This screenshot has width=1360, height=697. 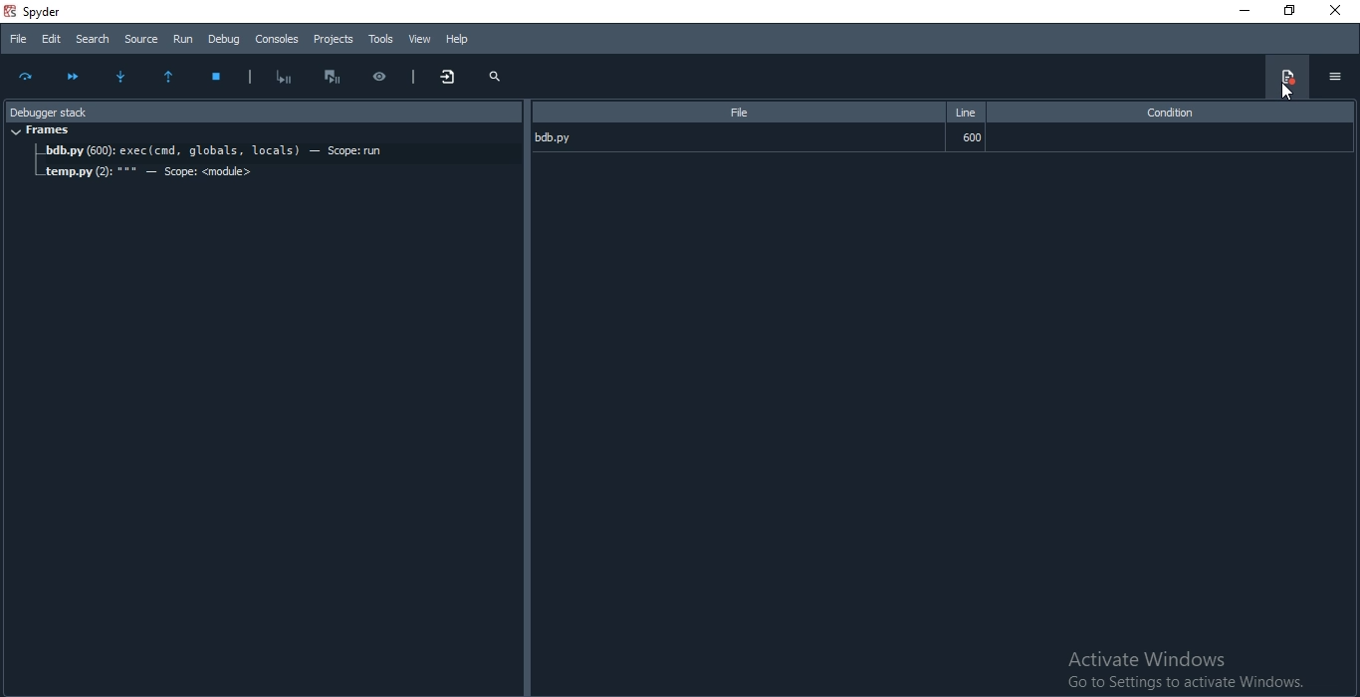 What do you see at coordinates (571, 135) in the screenshot?
I see `bdb.py` at bounding box center [571, 135].